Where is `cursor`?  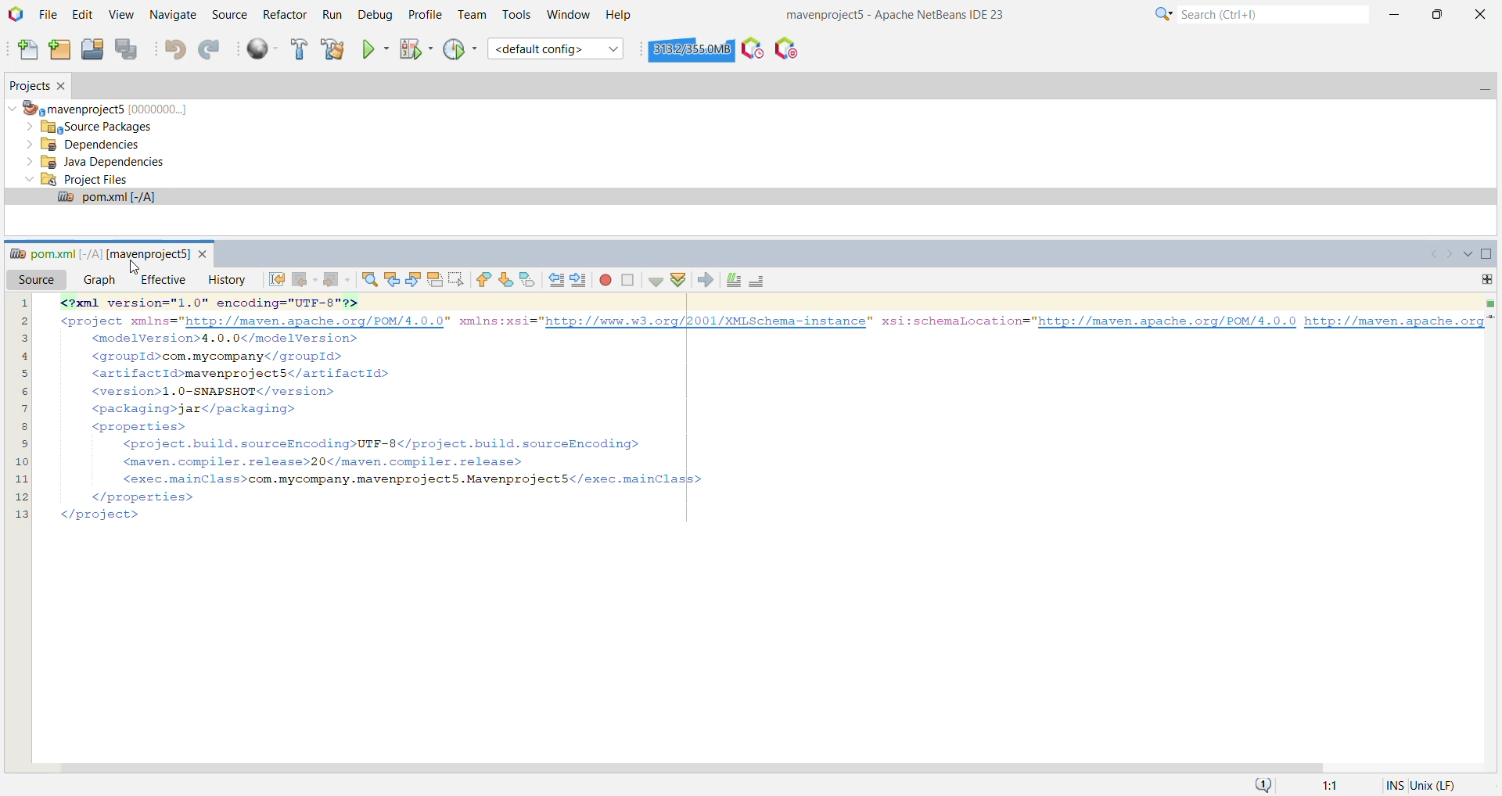
cursor is located at coordinates (134, 268).